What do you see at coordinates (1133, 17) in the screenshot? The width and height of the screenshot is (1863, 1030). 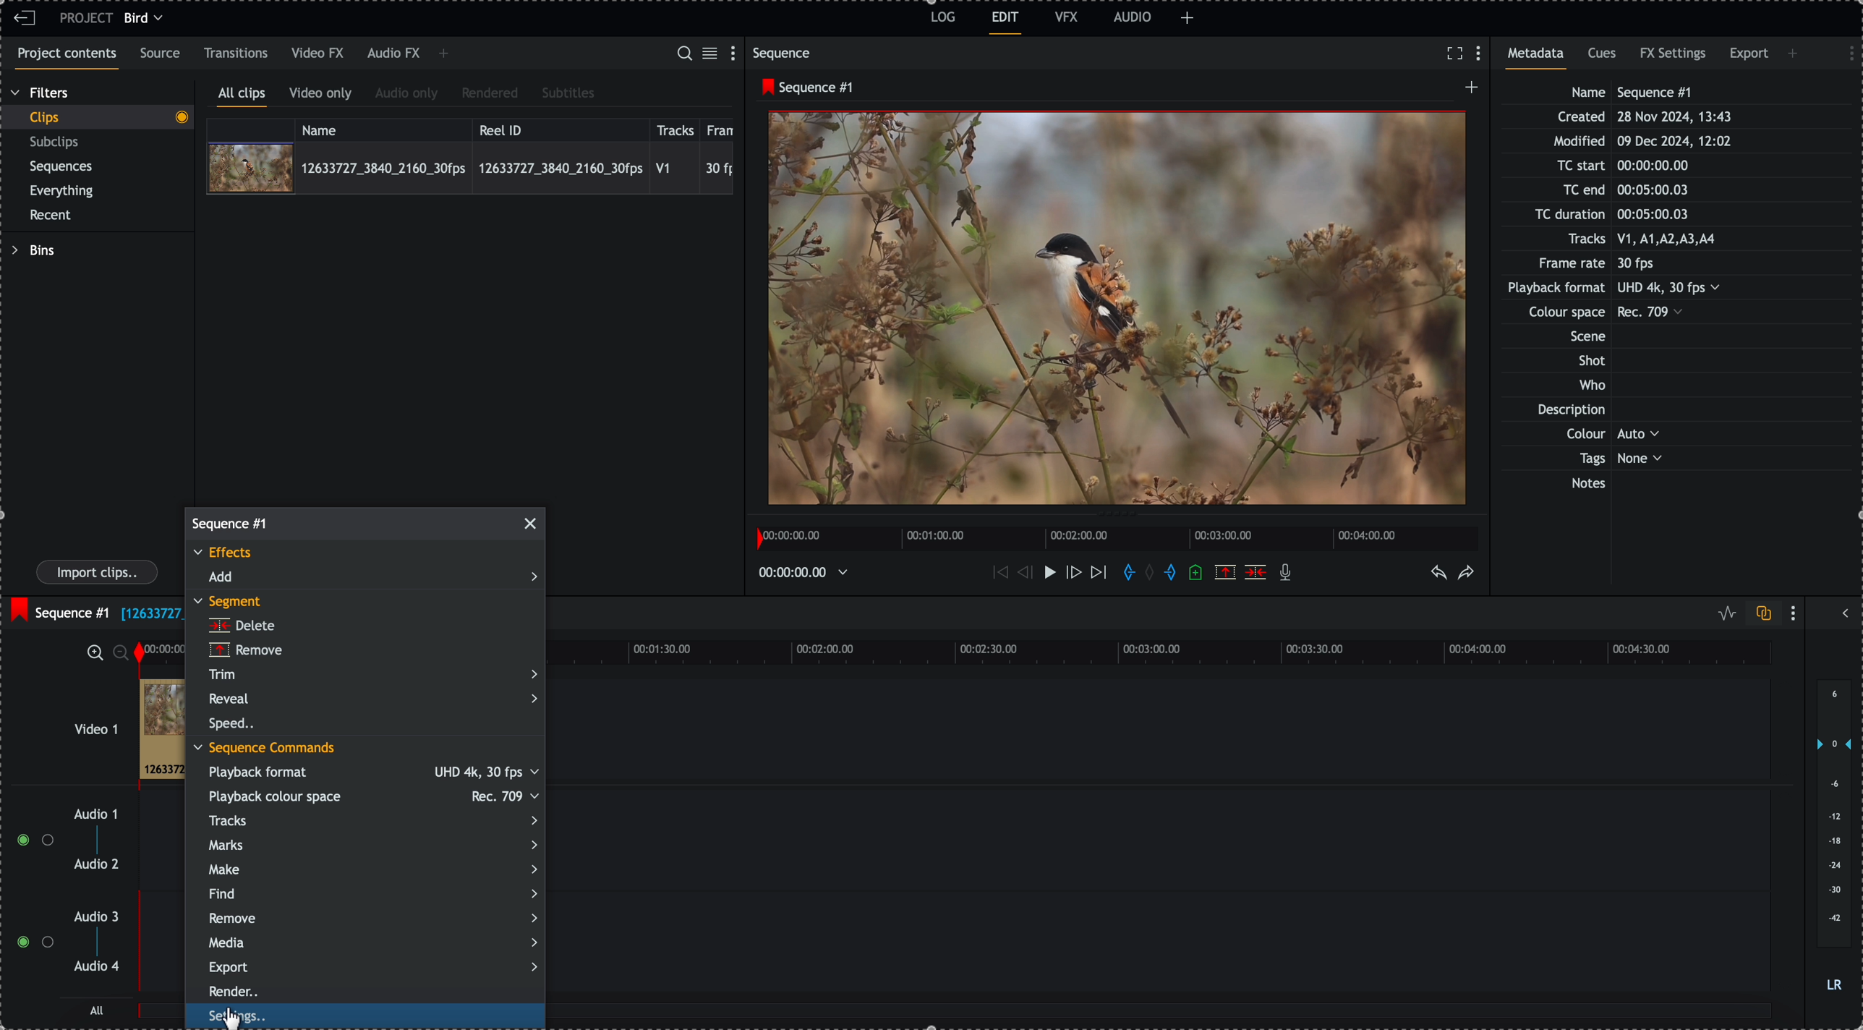 I see `AUDIO` at bounding box center [1133, 17].